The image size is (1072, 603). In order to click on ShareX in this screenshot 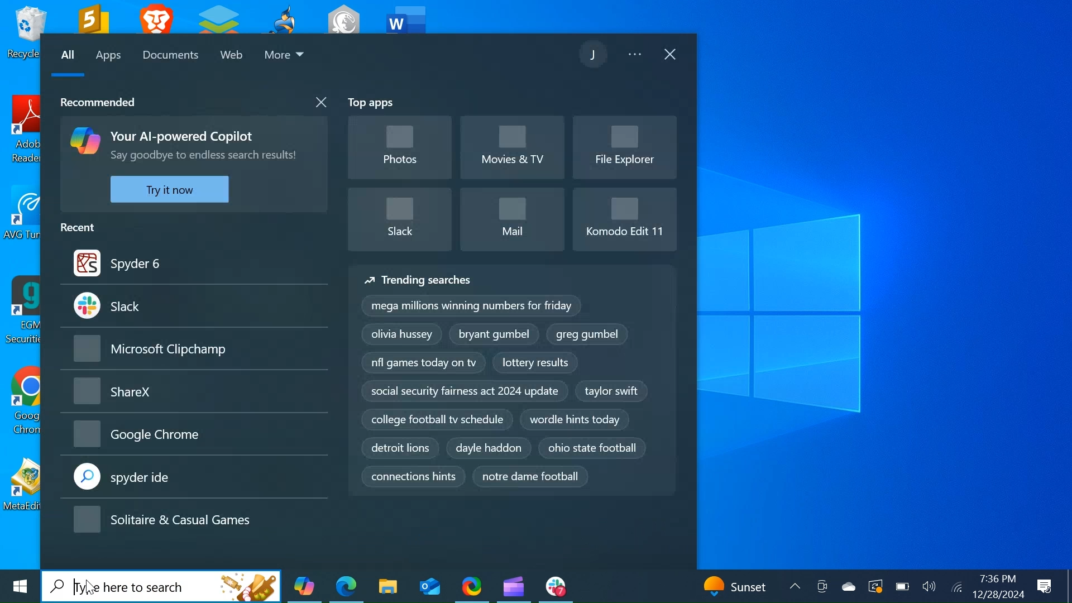, I will do `click(195, 393)`.